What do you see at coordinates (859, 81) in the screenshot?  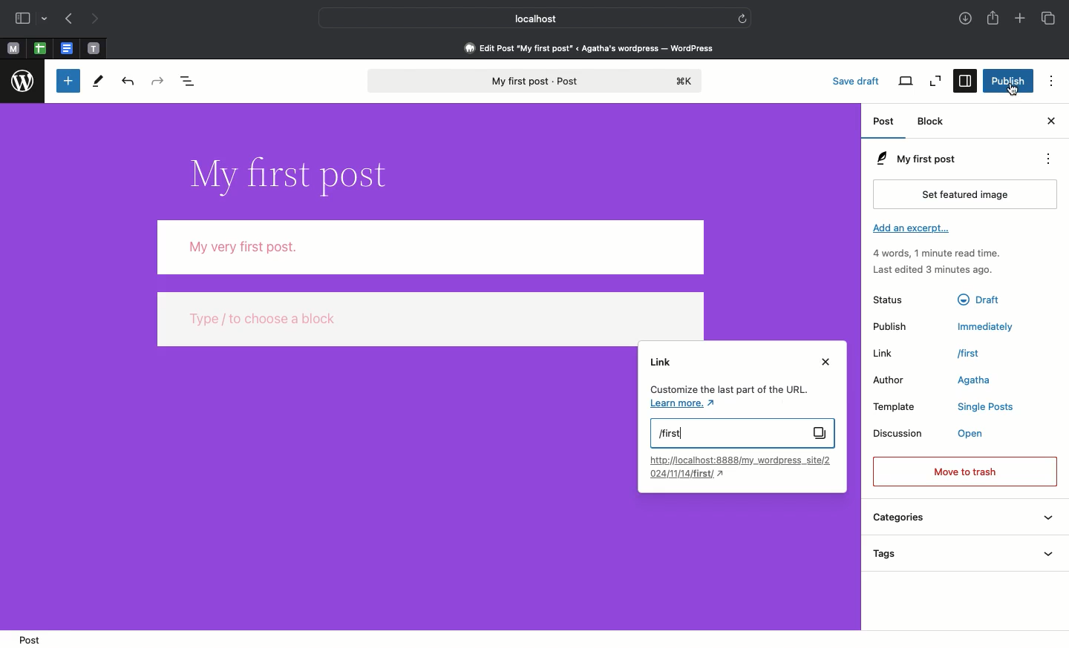 I see `Saved` at bounding box center [859, 81].